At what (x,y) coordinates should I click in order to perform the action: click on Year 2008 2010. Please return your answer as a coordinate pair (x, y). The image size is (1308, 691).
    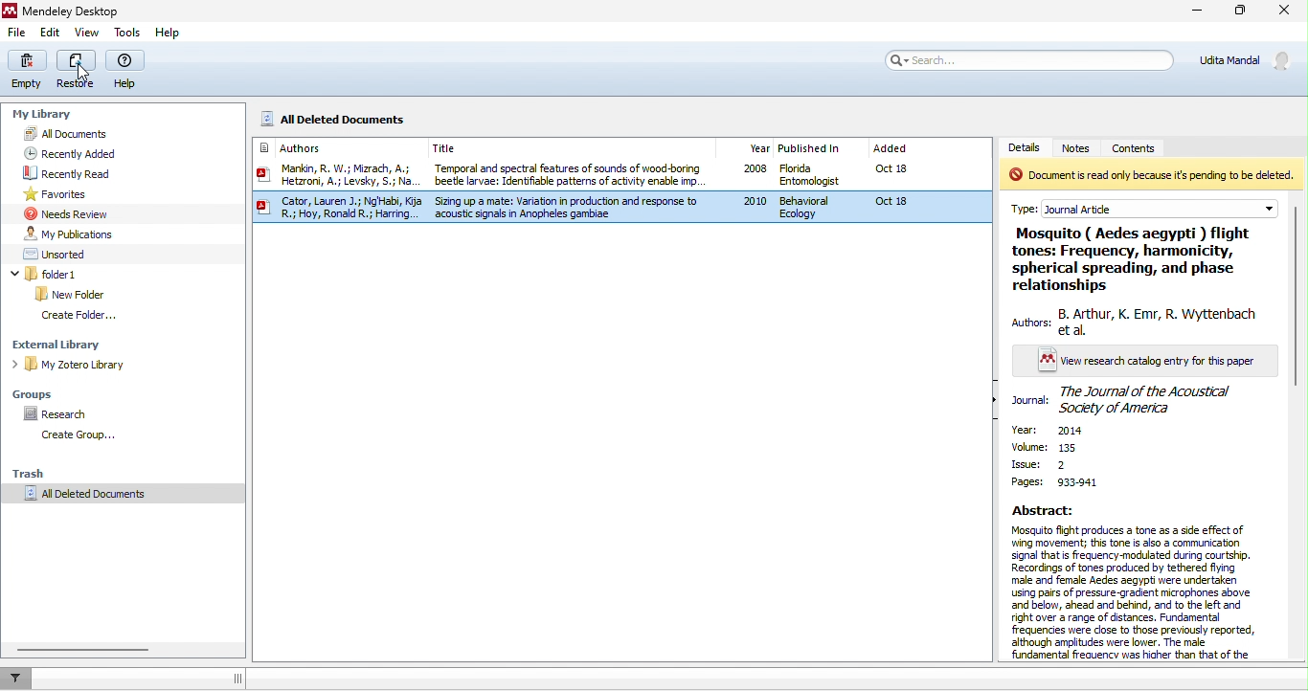
    Looking at the image, I should click on (750, 181).